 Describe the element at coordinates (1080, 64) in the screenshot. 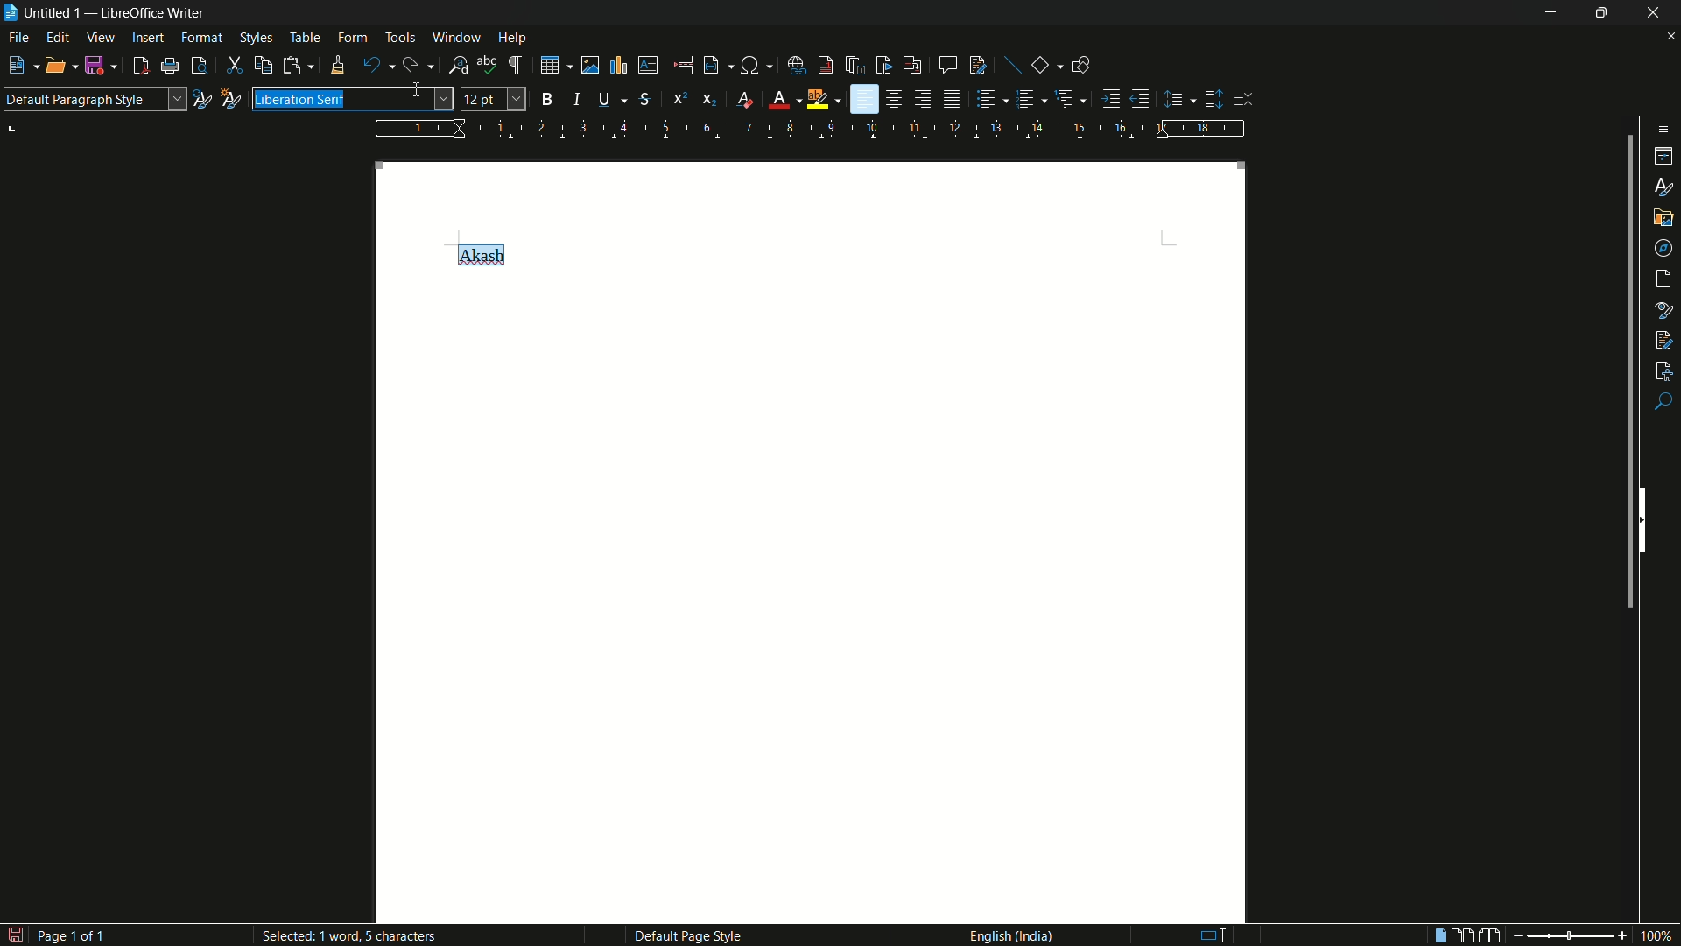

I see `show draw functions` at that location.